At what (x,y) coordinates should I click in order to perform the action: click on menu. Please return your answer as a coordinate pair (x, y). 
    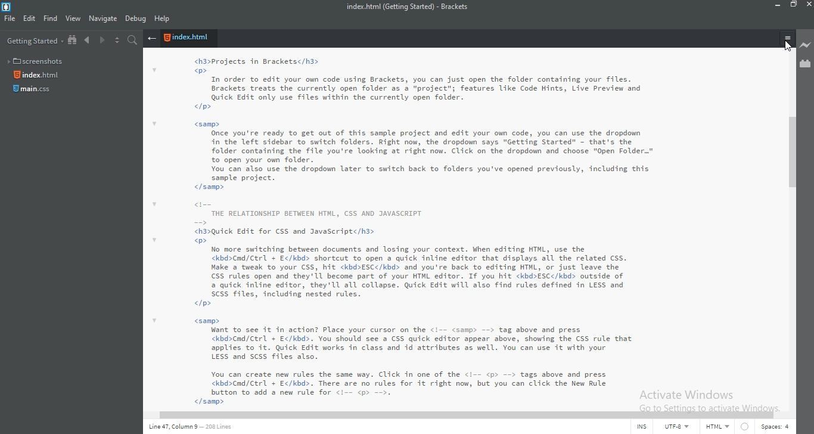
    Looking at the image, I should click on (787, 39).